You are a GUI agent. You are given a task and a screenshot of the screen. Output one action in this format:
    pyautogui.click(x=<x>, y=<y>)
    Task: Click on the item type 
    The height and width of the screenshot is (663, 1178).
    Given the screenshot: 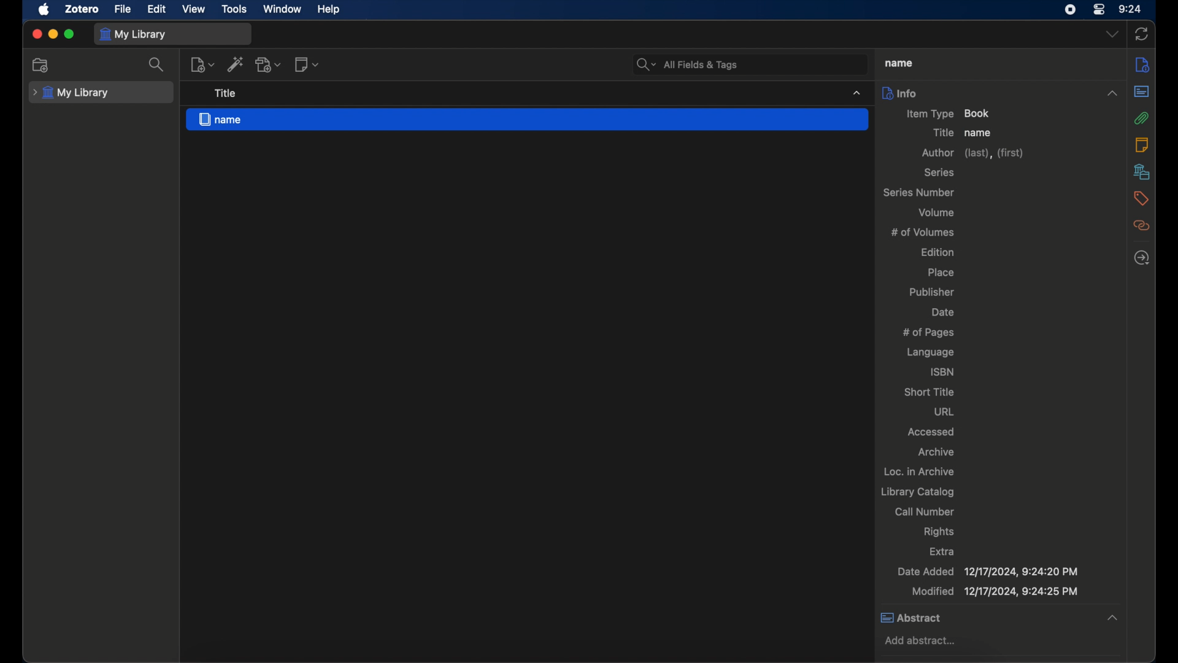 What is the action you would take?
    pyautogui.click(x=949, y=114)
    